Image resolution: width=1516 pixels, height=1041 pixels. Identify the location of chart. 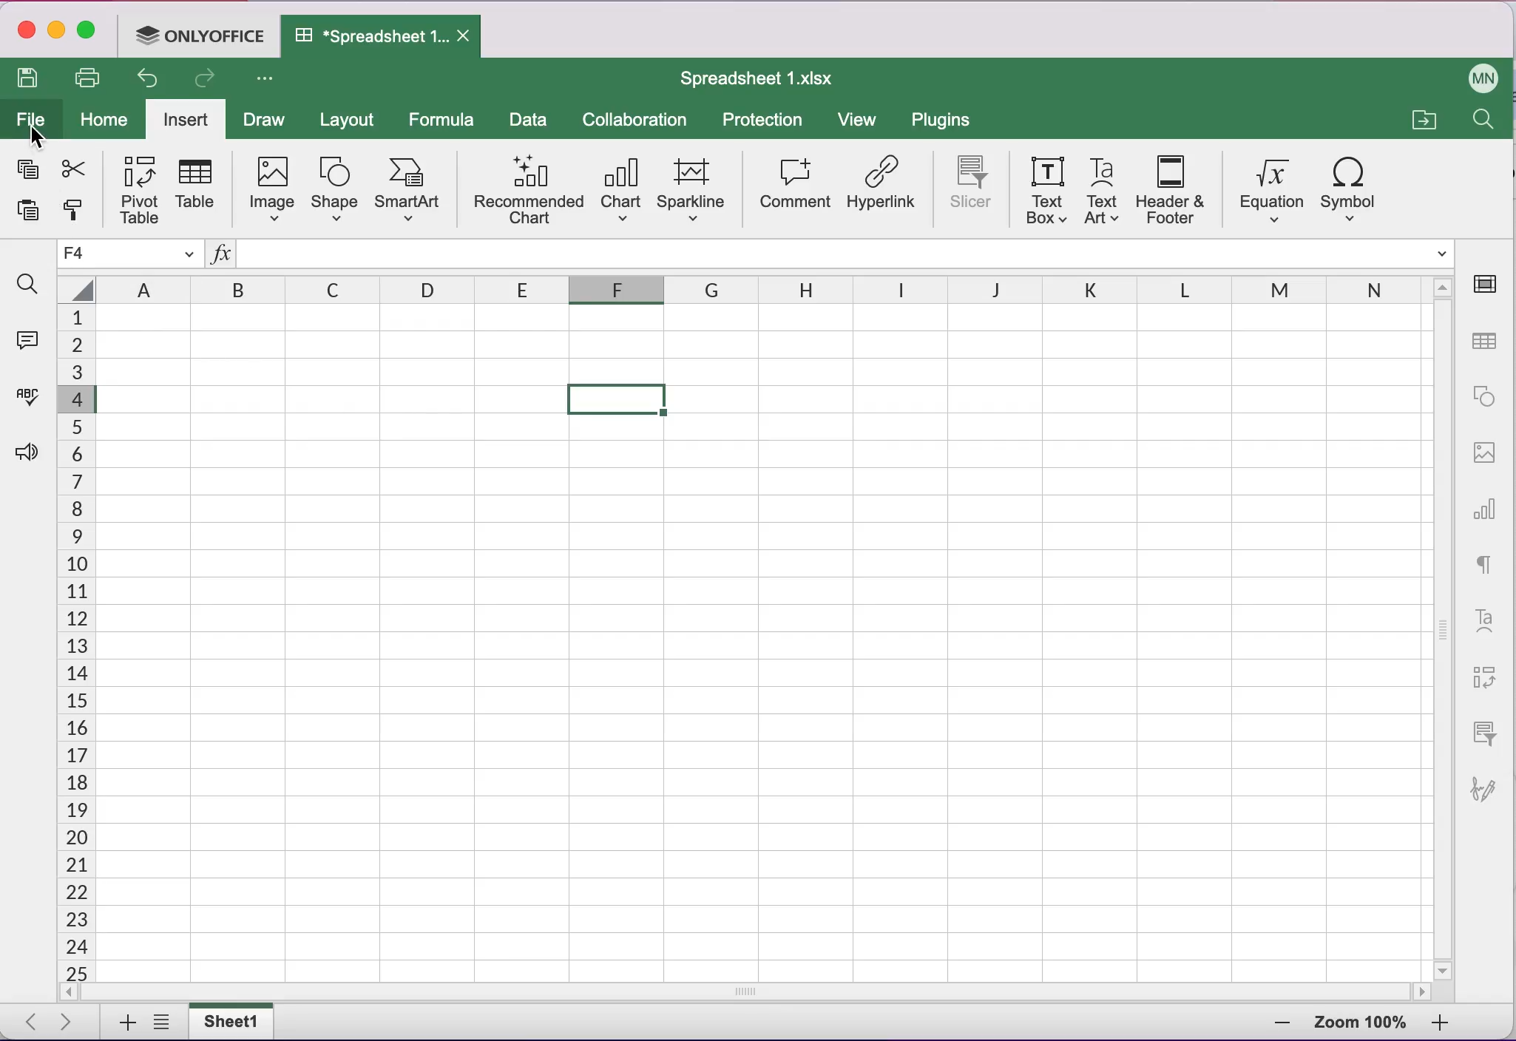
(621, 189).